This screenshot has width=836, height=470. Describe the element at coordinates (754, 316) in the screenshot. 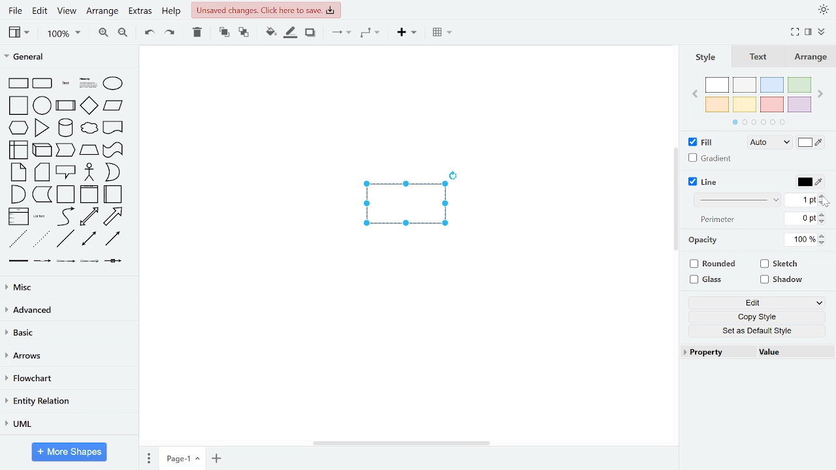

I see `copy style` at that location.